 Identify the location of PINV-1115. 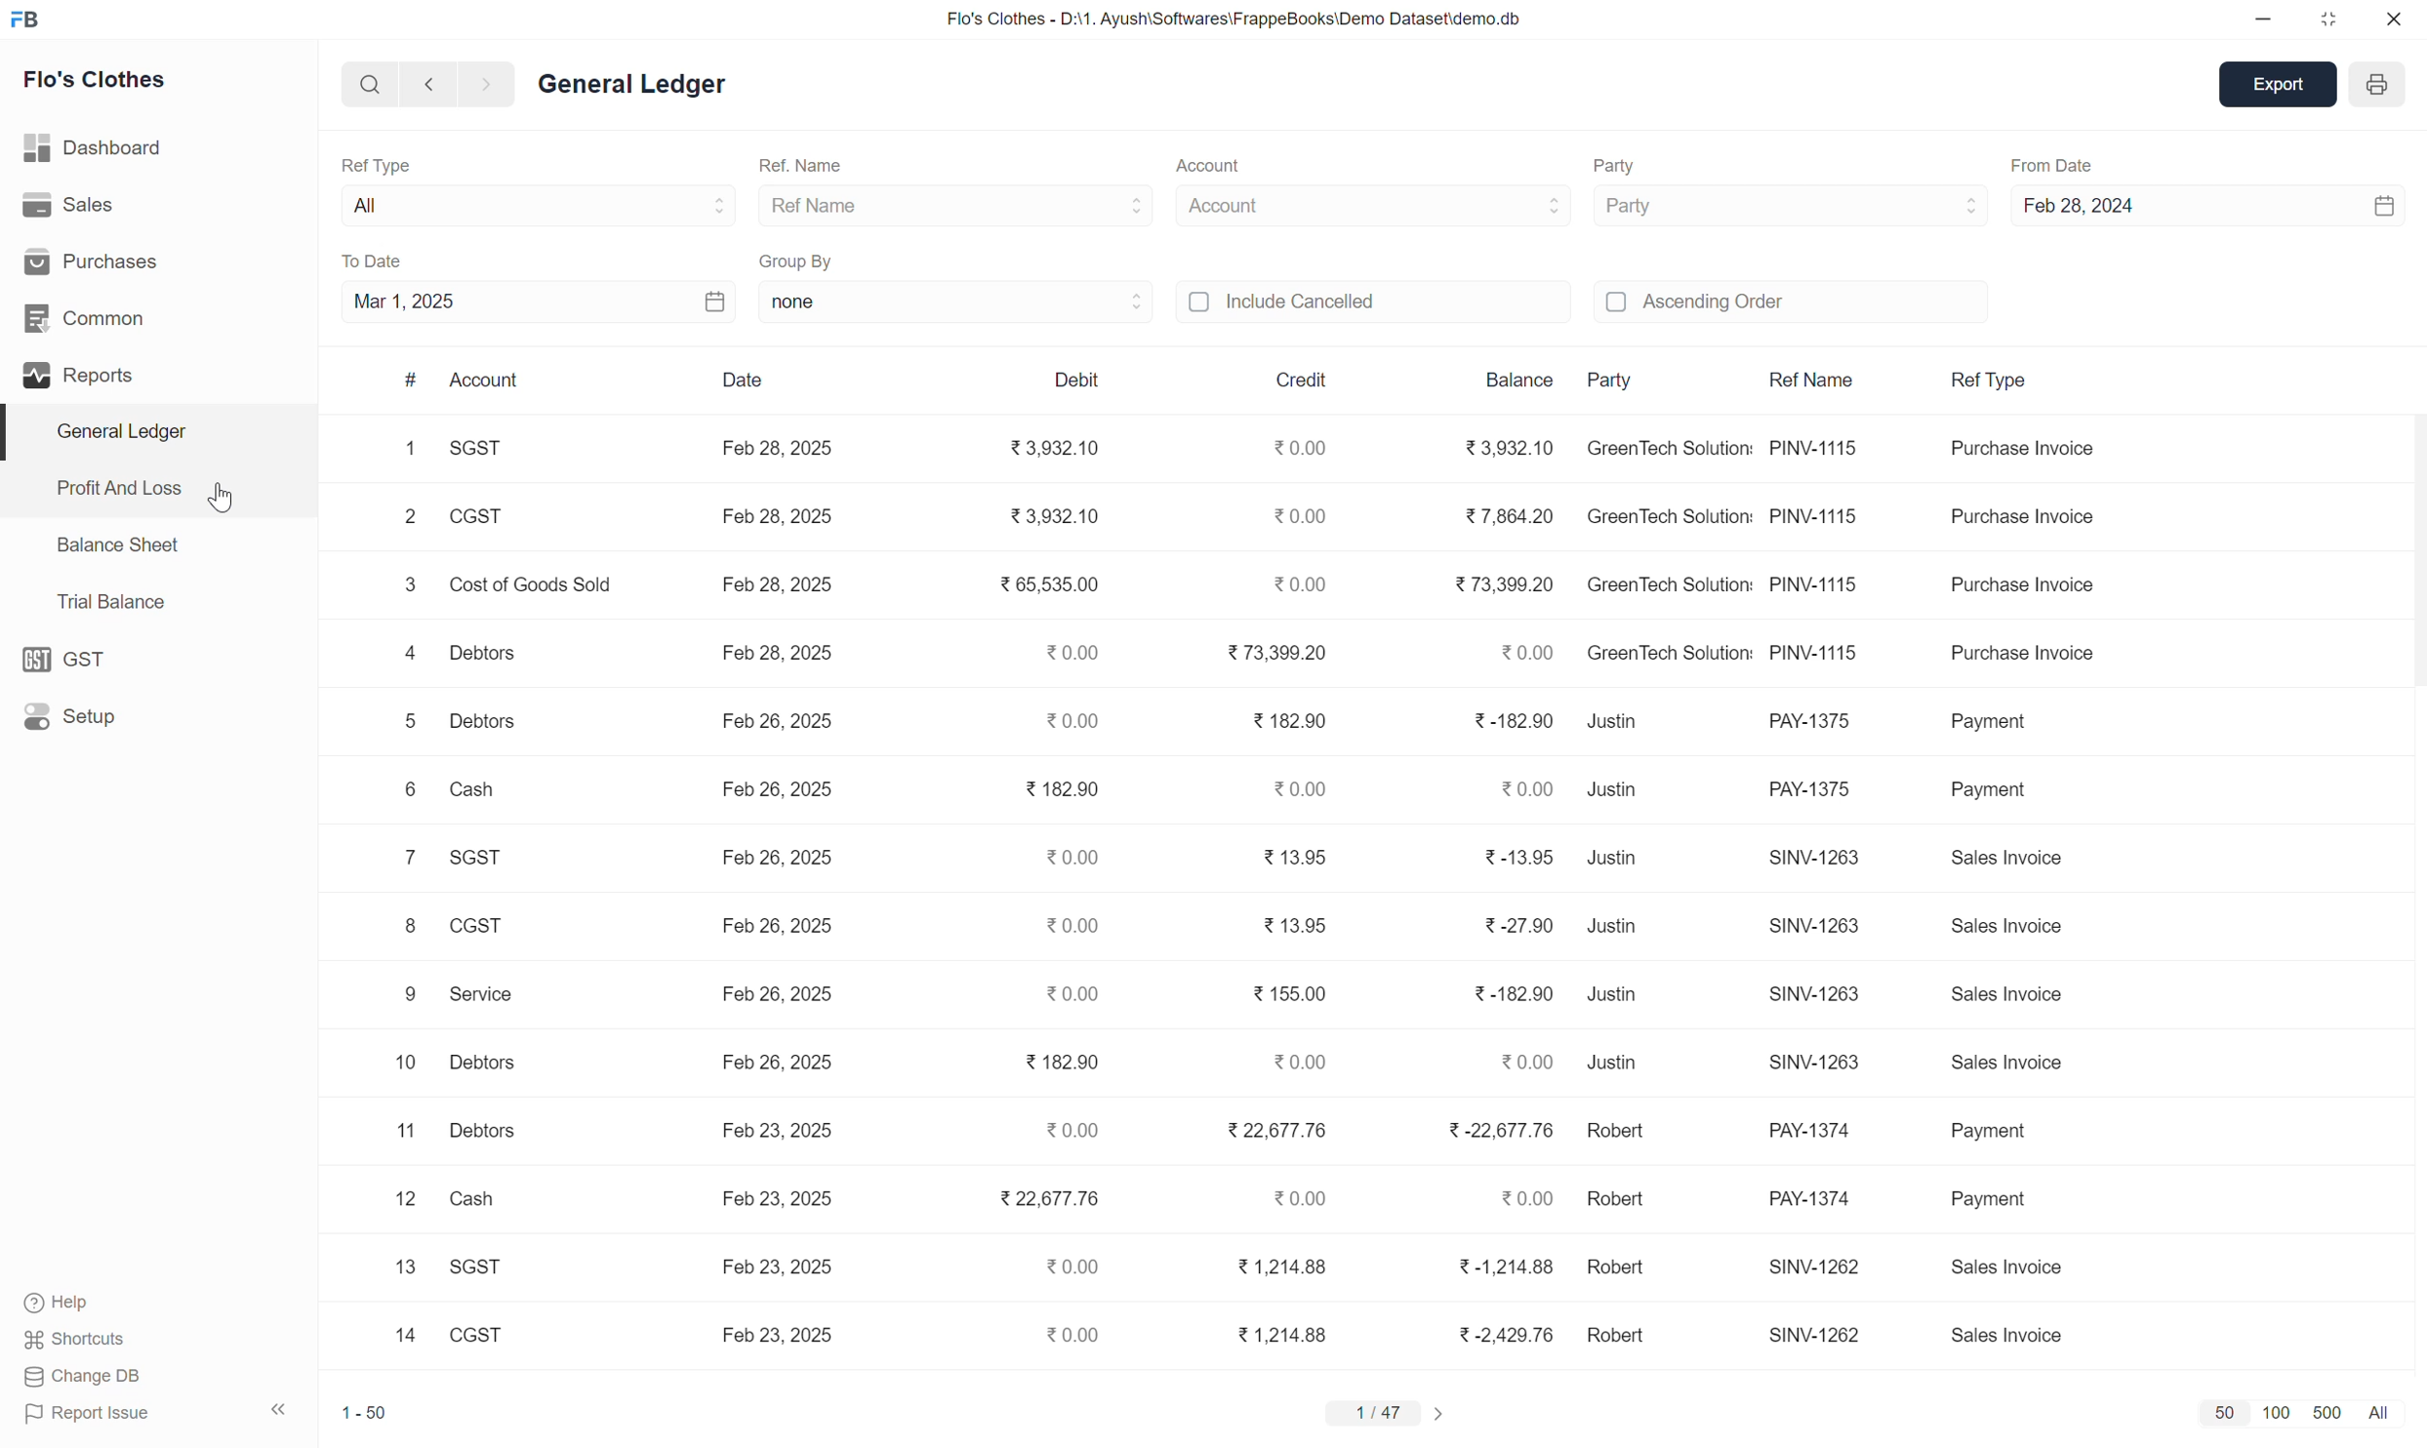
(1812, 446).